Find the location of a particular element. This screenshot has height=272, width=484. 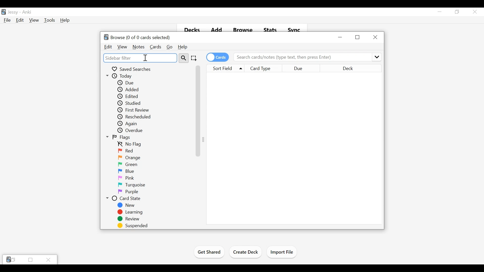

Rescheduled is located at coordinates (135, 117).